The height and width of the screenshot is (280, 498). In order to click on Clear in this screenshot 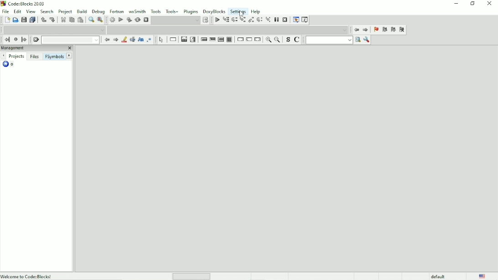, I will do `click(36, 40)`.